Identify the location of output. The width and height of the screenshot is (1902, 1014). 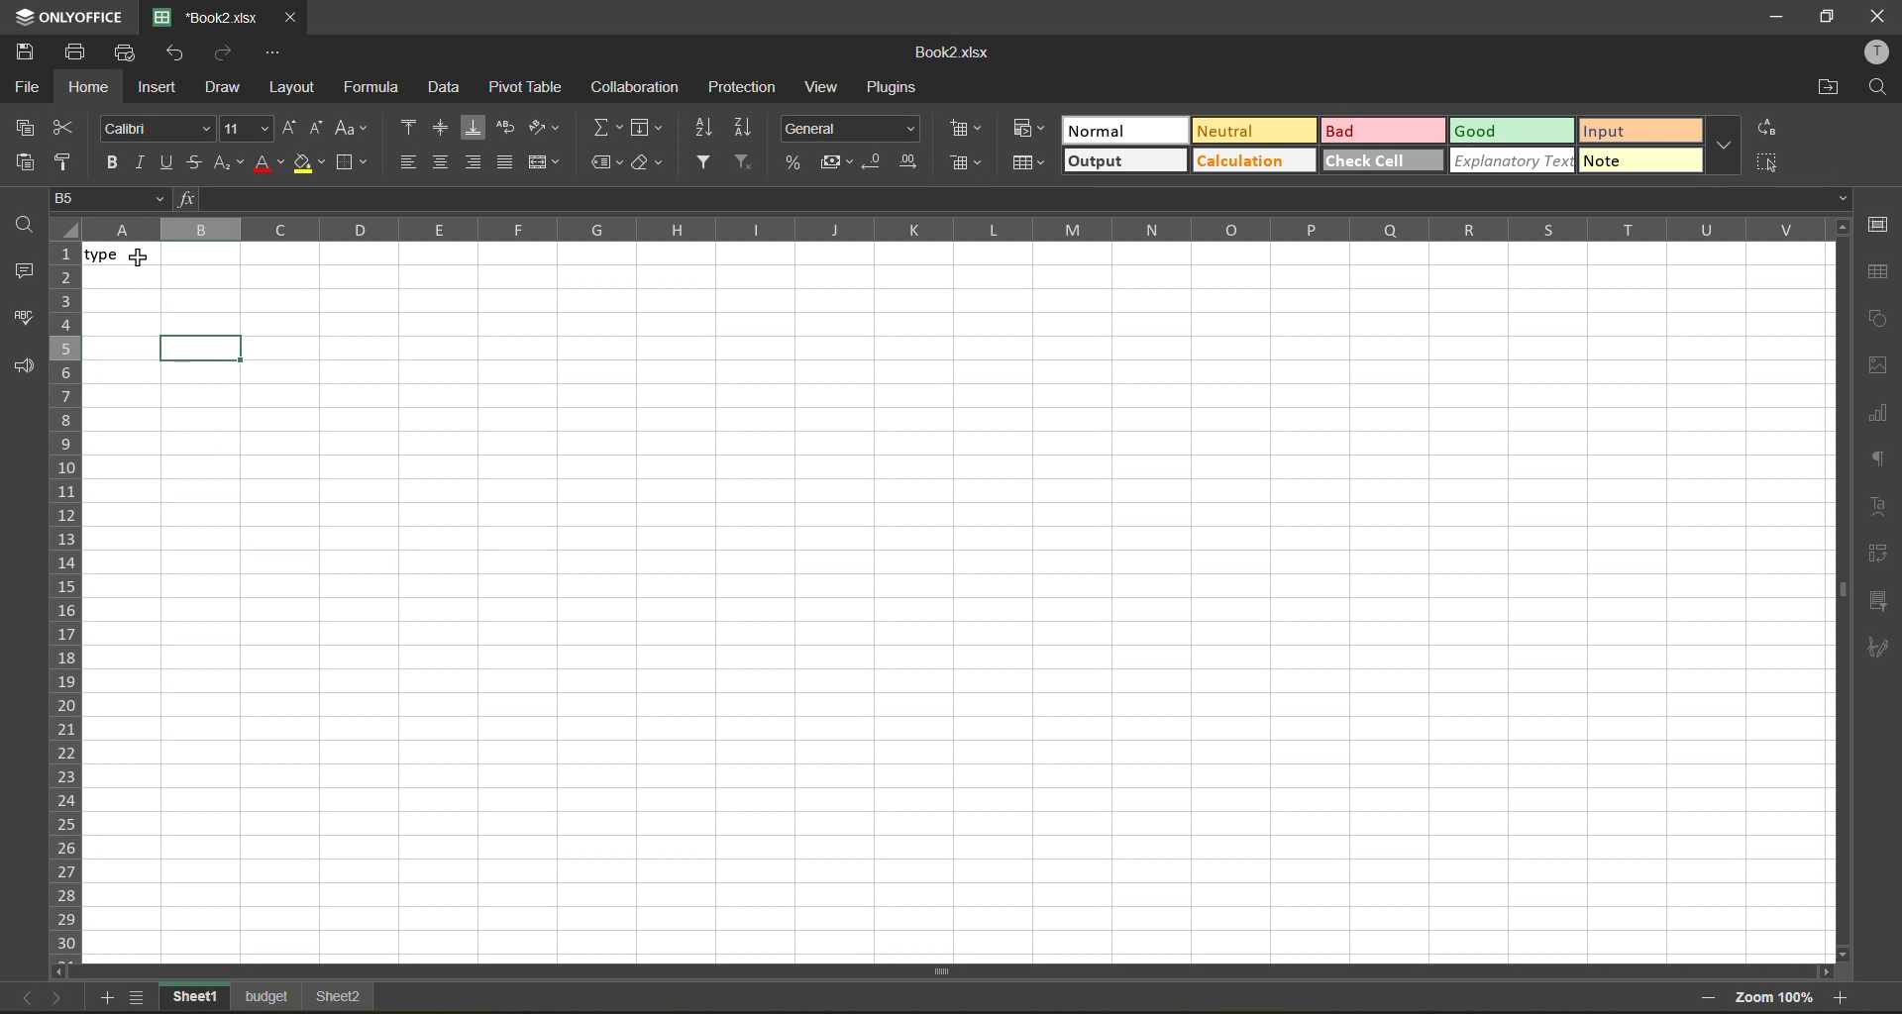
(1122, 163).